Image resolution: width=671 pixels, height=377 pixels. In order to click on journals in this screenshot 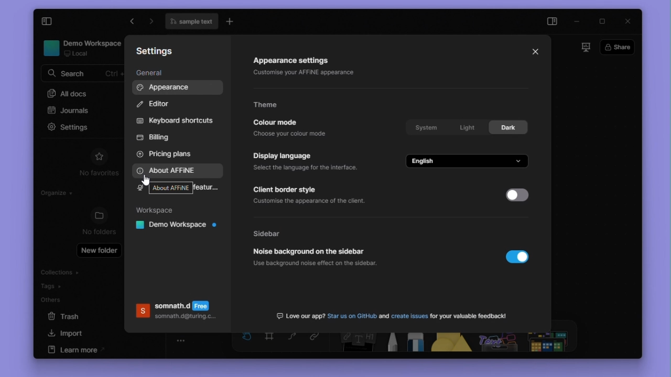, I will do `click(80, 111)`.